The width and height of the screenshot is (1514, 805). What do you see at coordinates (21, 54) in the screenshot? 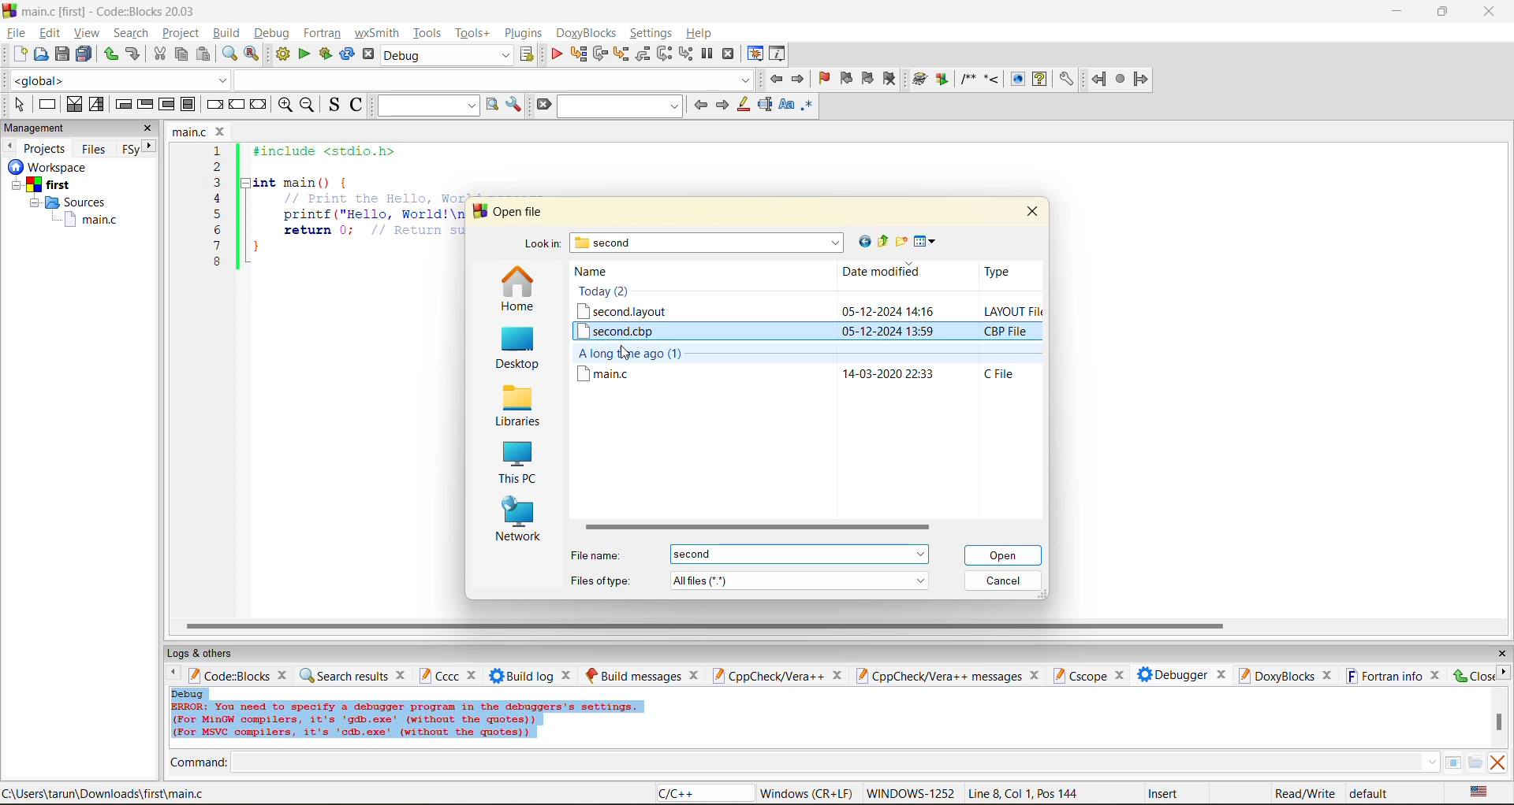
I see `new` at bounding box center [21, 54].